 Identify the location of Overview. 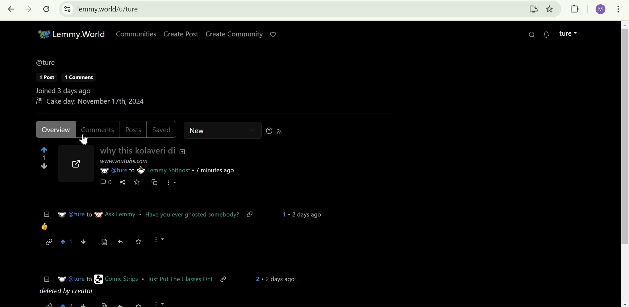
(56, 130).